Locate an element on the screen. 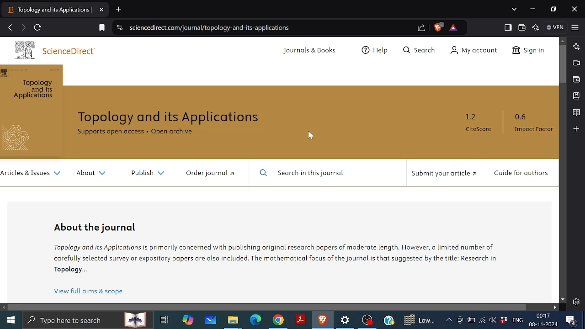  Search is located at coordinates (419, 50).